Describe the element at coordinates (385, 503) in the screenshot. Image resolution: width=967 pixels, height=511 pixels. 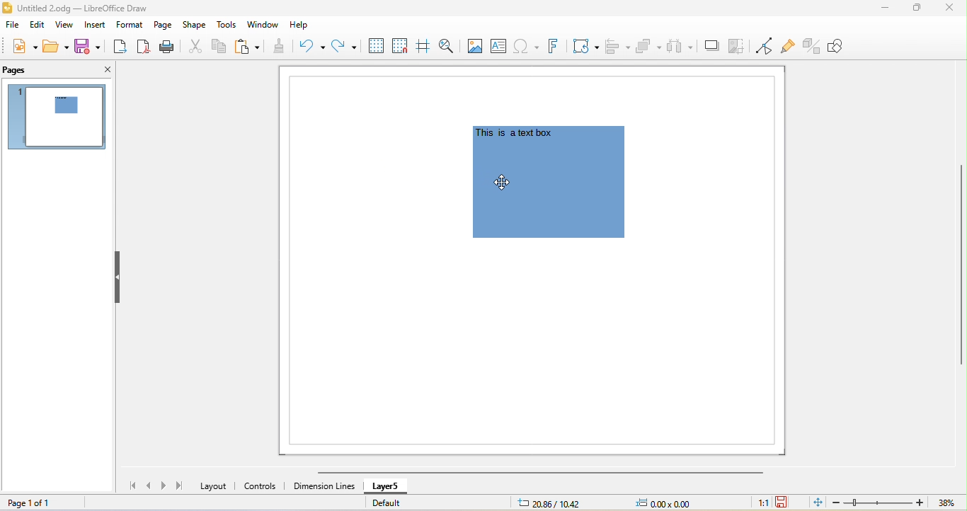
I see `default` at that location.